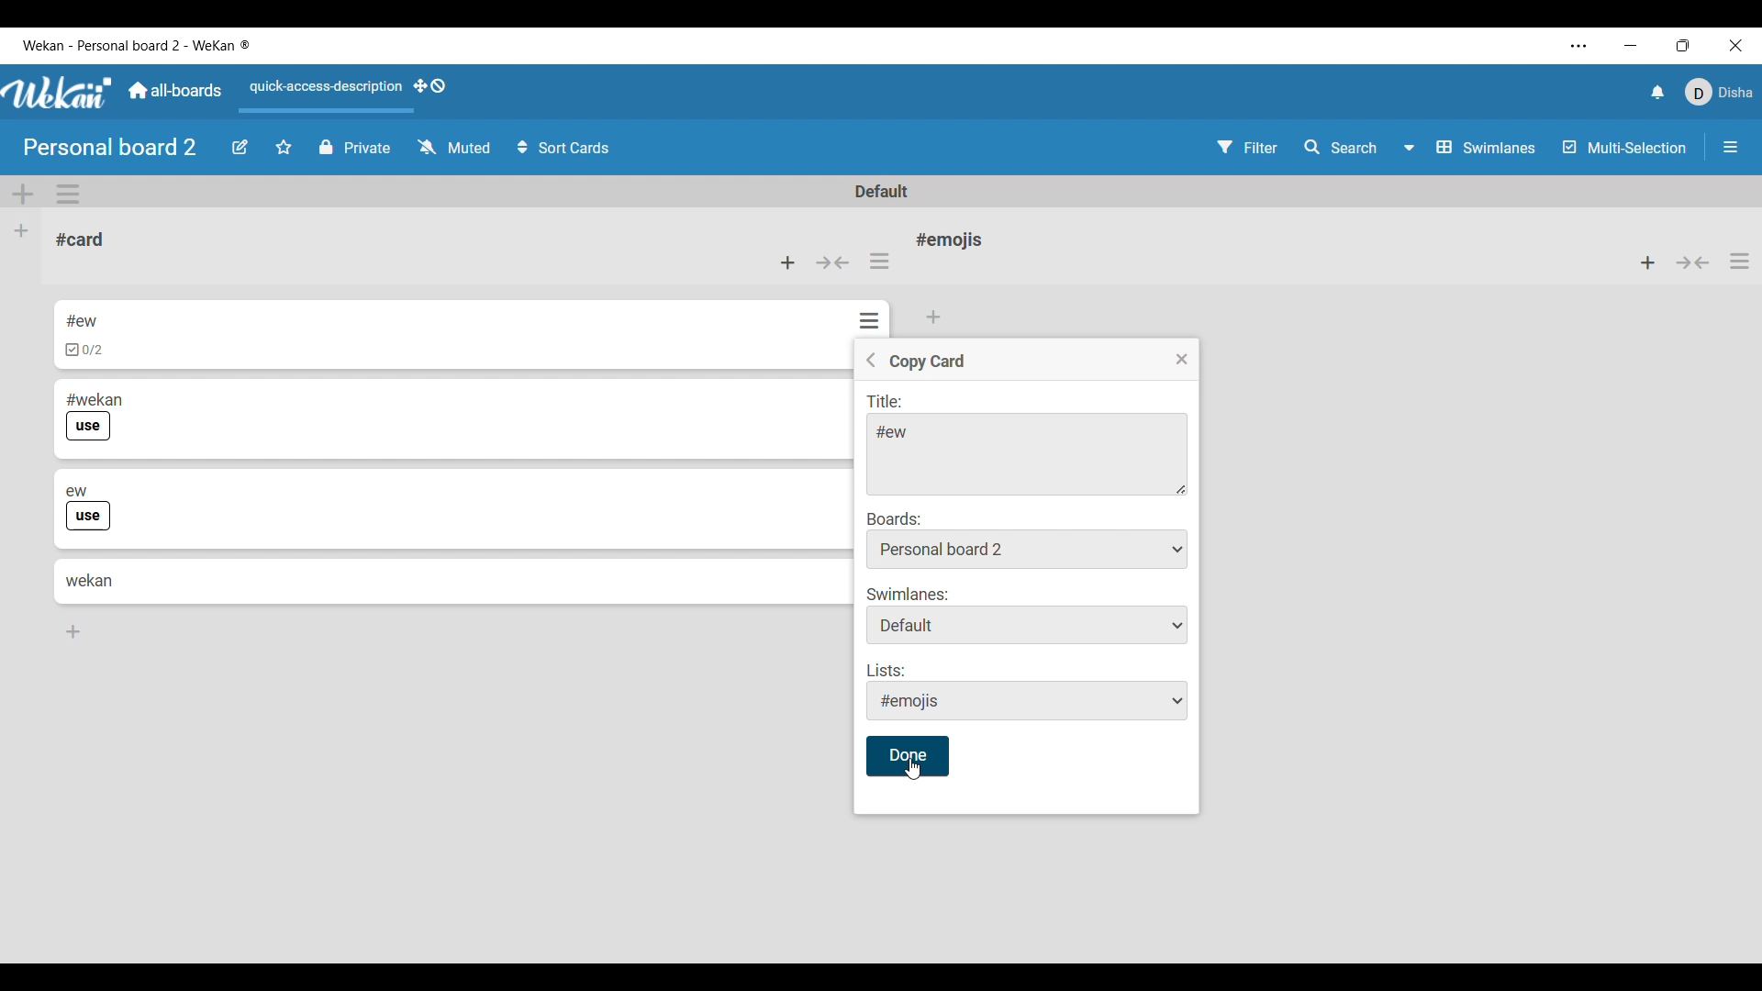 This screenshot has width=1762, height=991. Describe the element at coordinates (195, 240) in the screenshot. I see `Current list` at that location.